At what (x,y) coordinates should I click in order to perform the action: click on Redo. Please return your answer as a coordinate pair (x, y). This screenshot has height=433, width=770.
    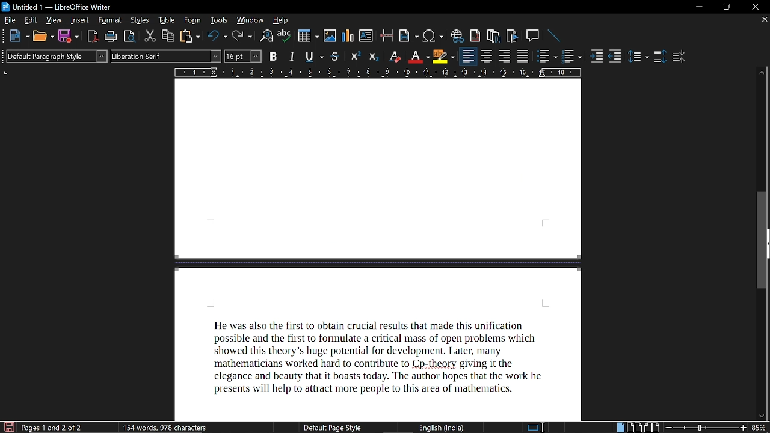
    Looking at the image, I should click on (244, 36).